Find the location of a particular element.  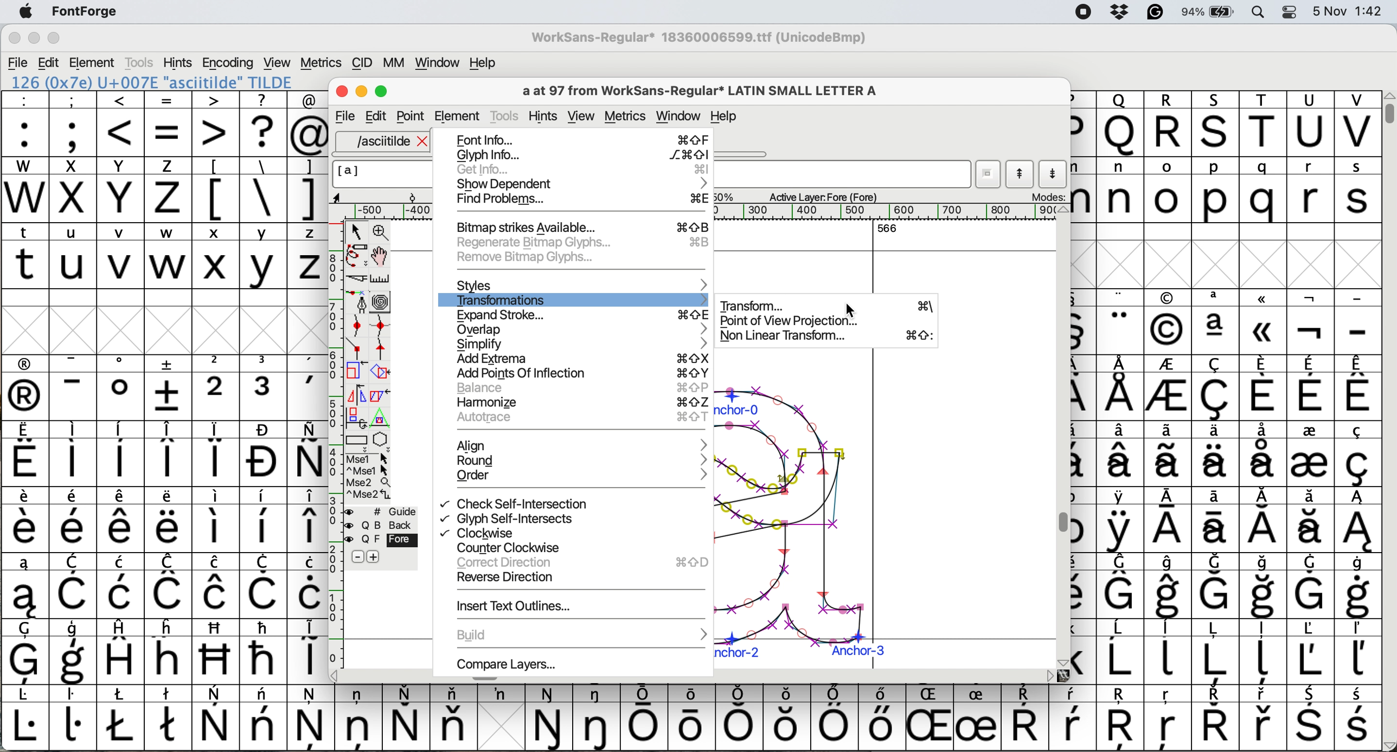

glyph name is located at coordinates (698, 91).